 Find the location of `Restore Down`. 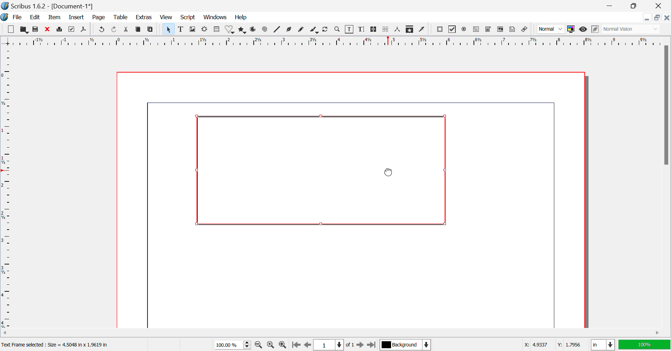

Restore Down is located at coordinates (612, 5).